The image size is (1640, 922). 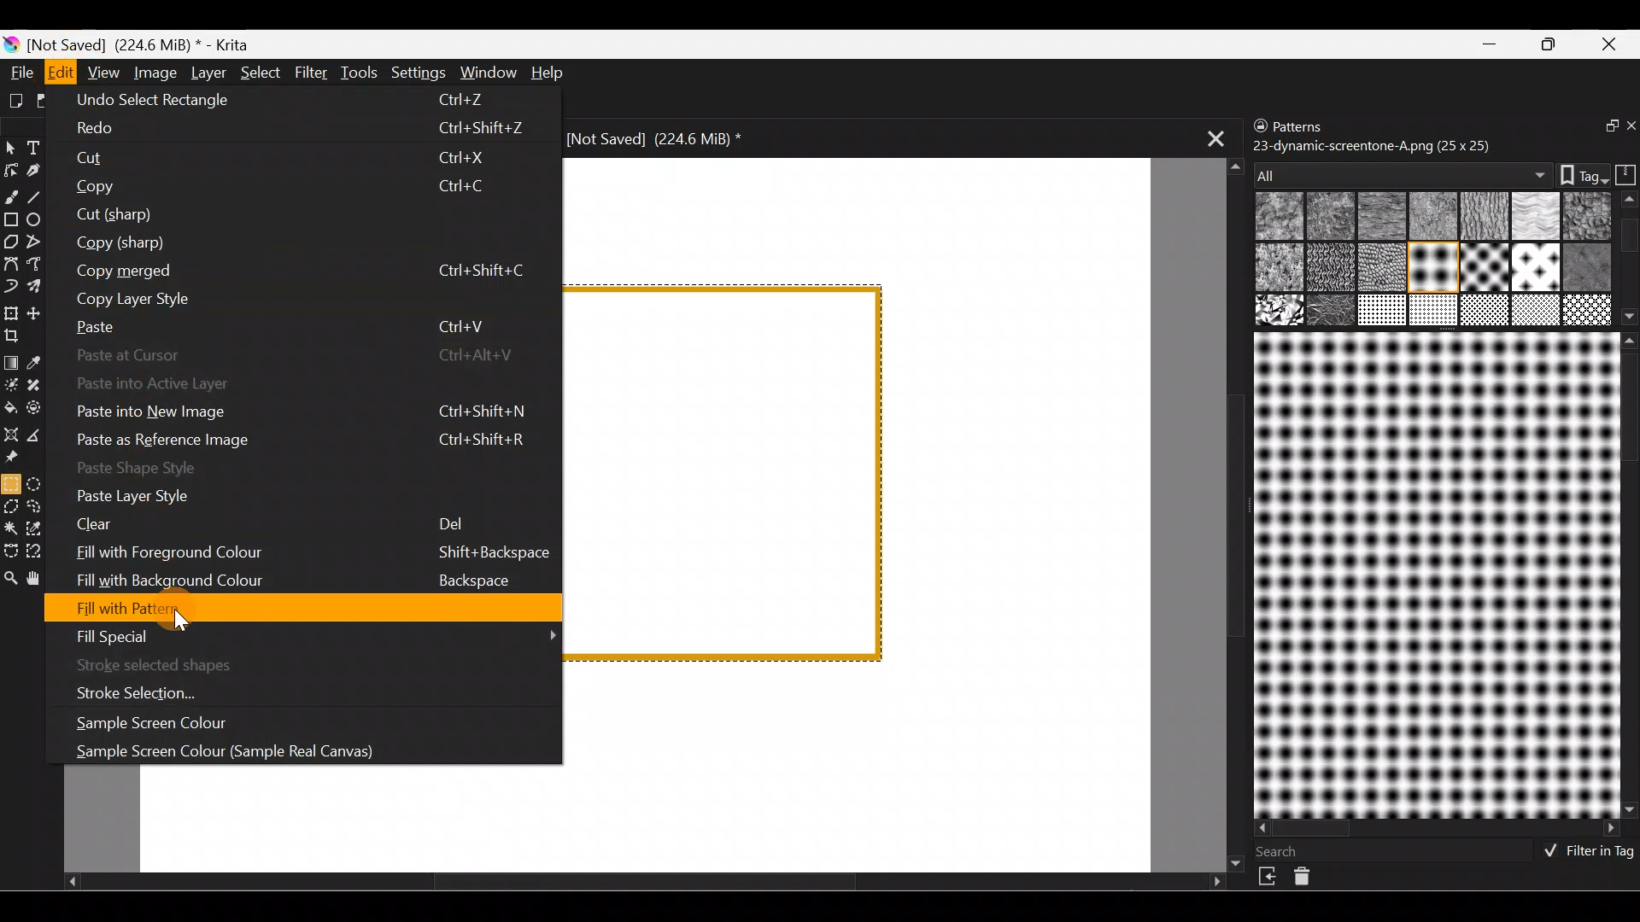 What do you see at coordinates (12, 529) in the screenshot?
I see `Contiguous selection tool` at bounding box center [12, 529].